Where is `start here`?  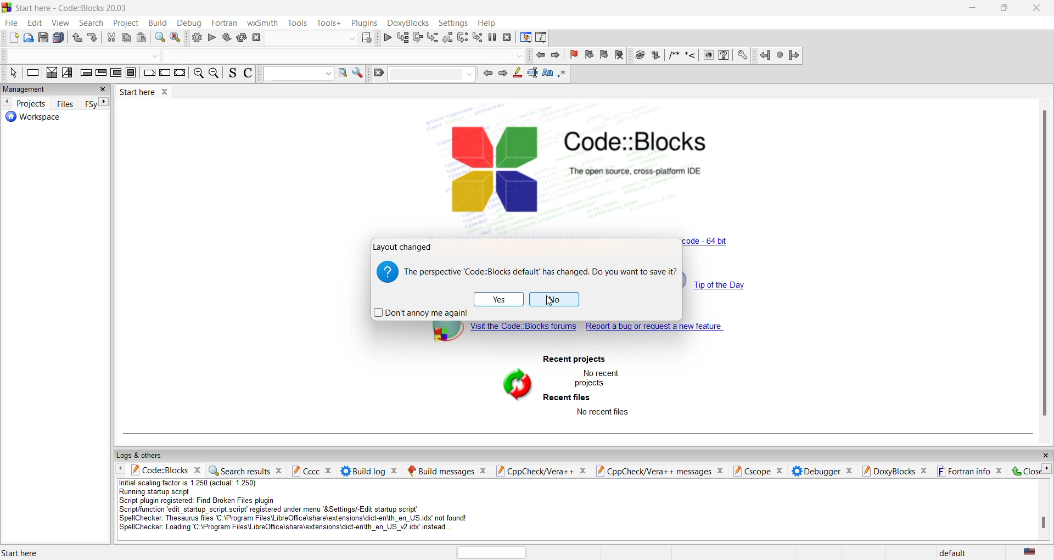 start here is located at coordinates (22, 552).